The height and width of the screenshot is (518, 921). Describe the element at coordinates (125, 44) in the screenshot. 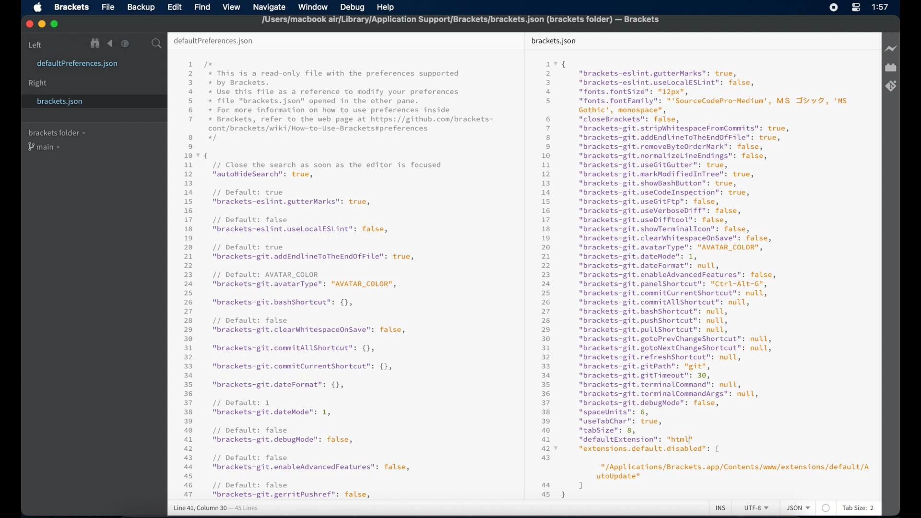

I see `navigate forward` at that location.